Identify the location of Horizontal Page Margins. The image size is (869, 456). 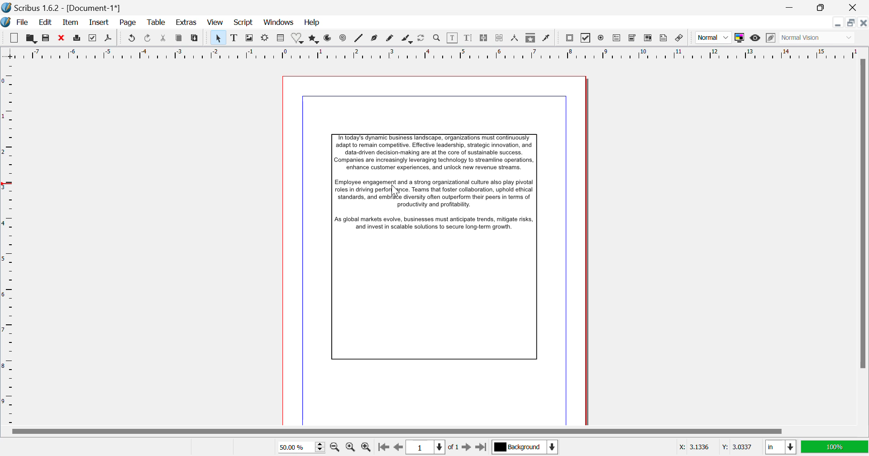
(10, 244).